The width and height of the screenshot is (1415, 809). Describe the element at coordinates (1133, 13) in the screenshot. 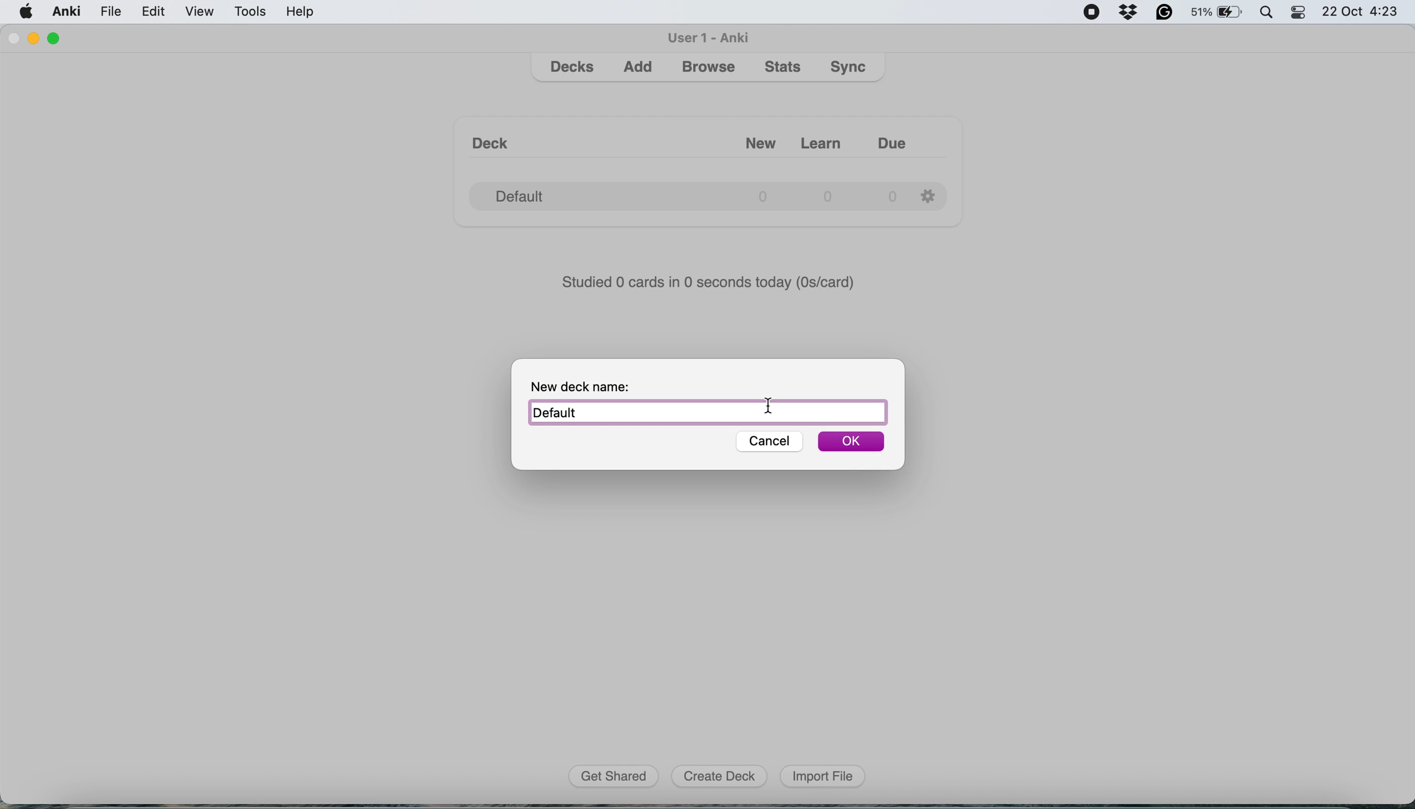

I see `drop box` at that location.